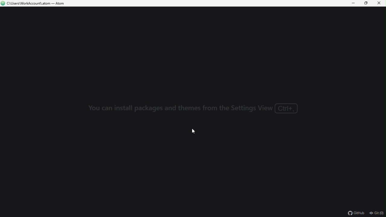  What do you see at coordinates (352, 4) in the screenshot?
I see `Minimize` at bounding box center [352, 4].